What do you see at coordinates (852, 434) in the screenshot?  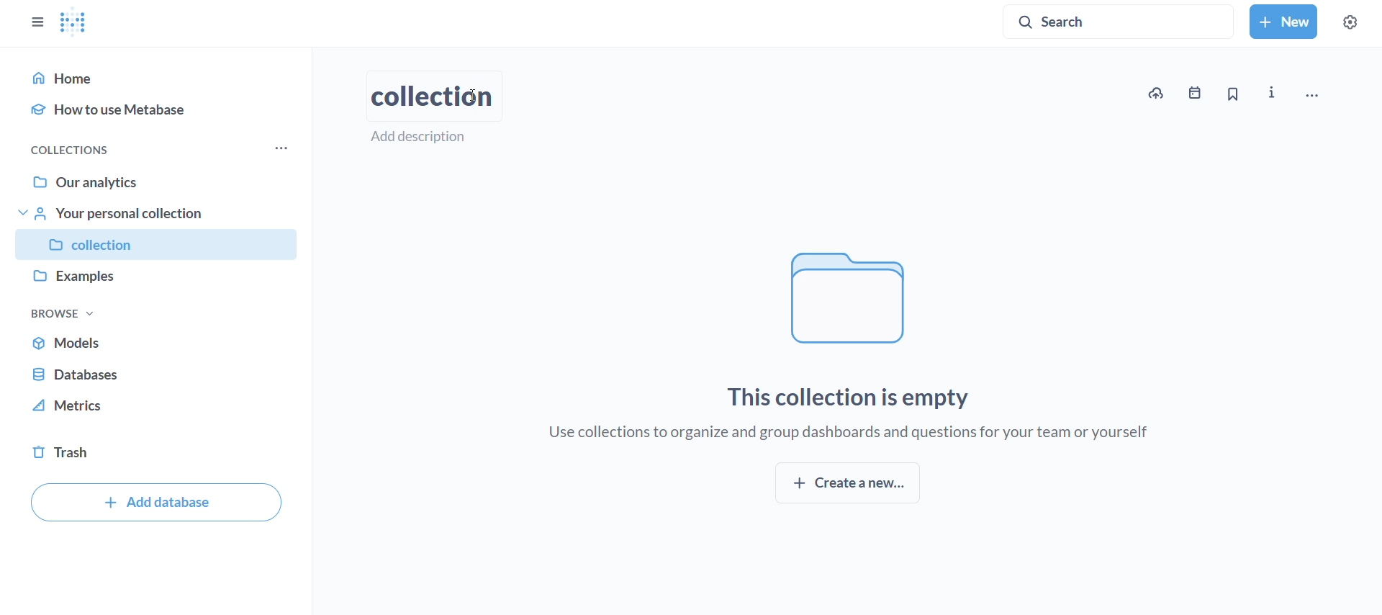 I see `use collections to organize and group dashboards and questions for your team or yourself` at bounding box center [852, 434].